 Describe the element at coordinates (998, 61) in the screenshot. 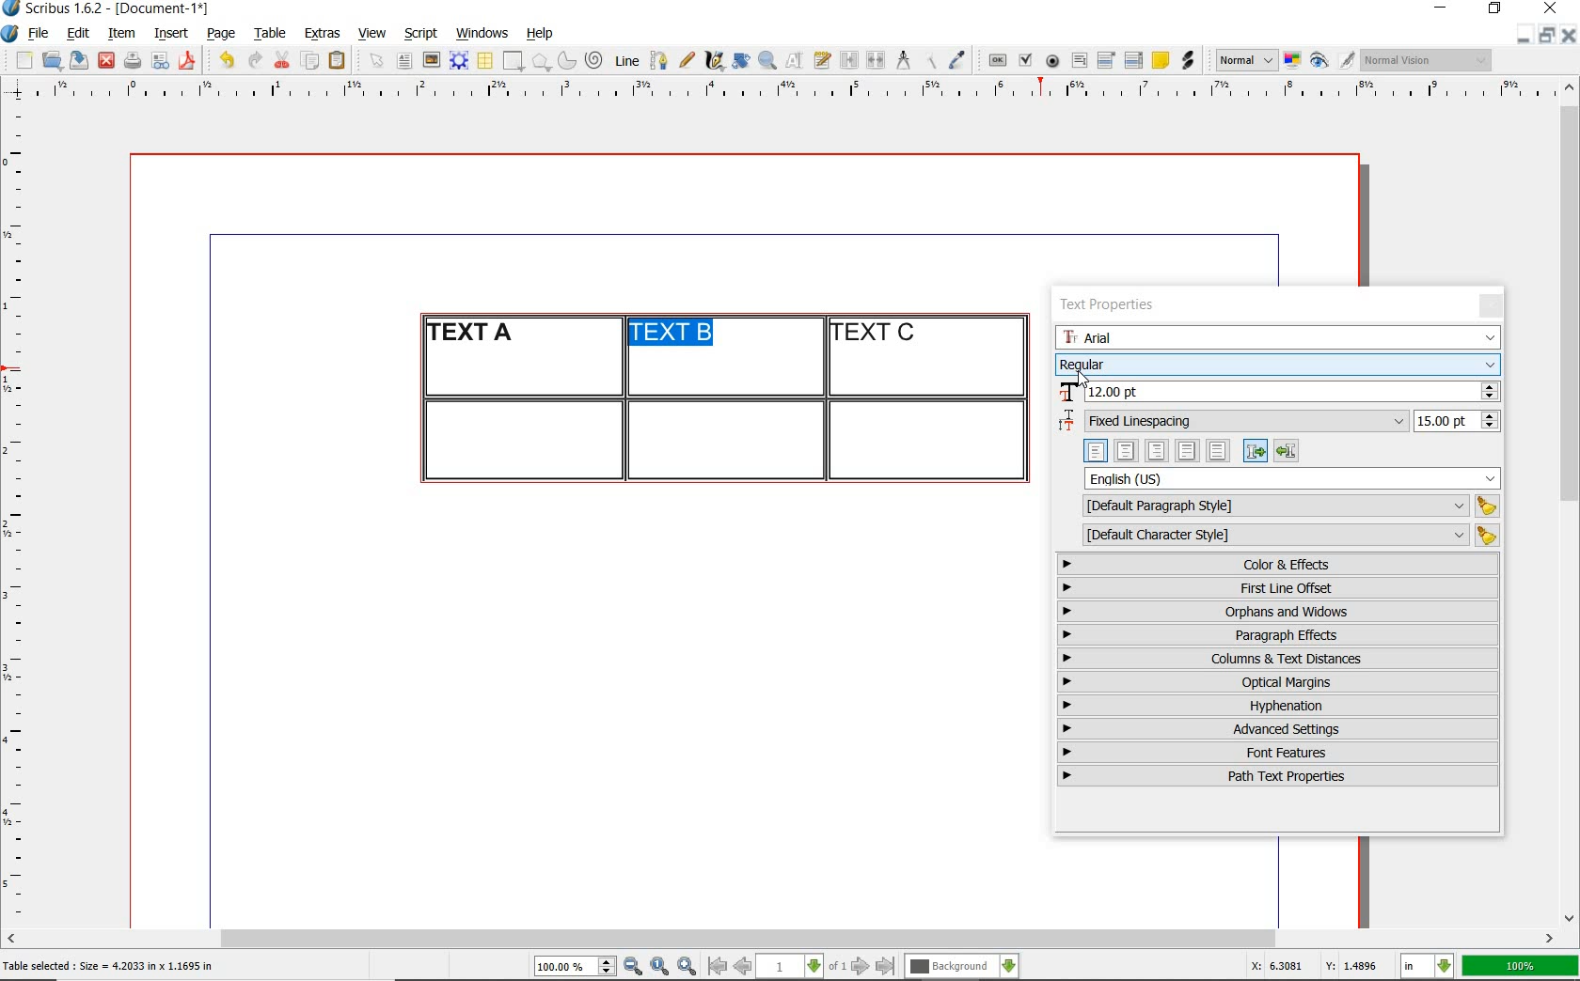

I see `pdf push button` at that location.